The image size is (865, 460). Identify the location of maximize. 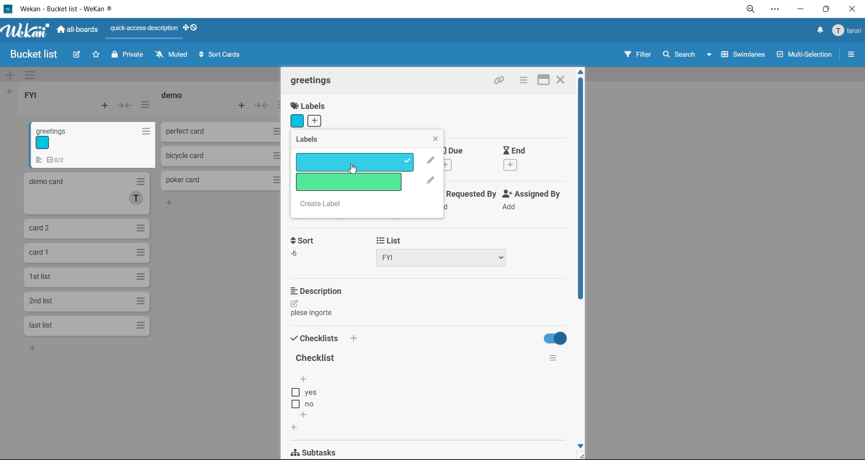
(543, 80).